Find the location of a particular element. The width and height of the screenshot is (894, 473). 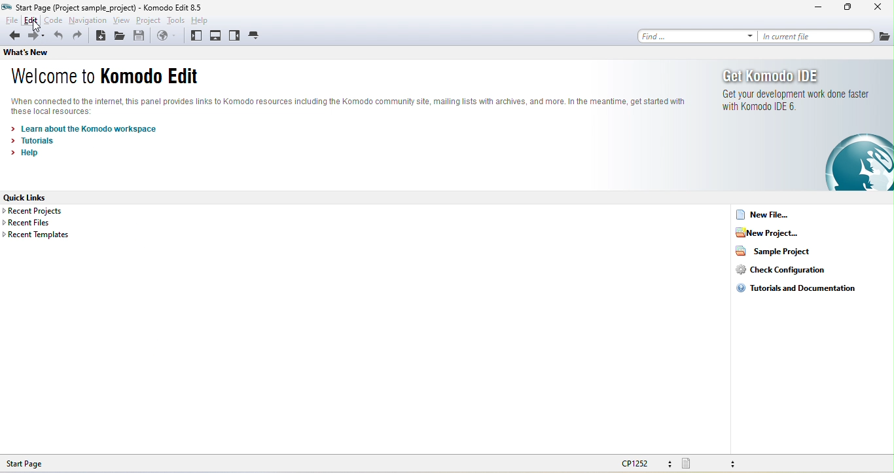

back is located at coordinates (12, 35).